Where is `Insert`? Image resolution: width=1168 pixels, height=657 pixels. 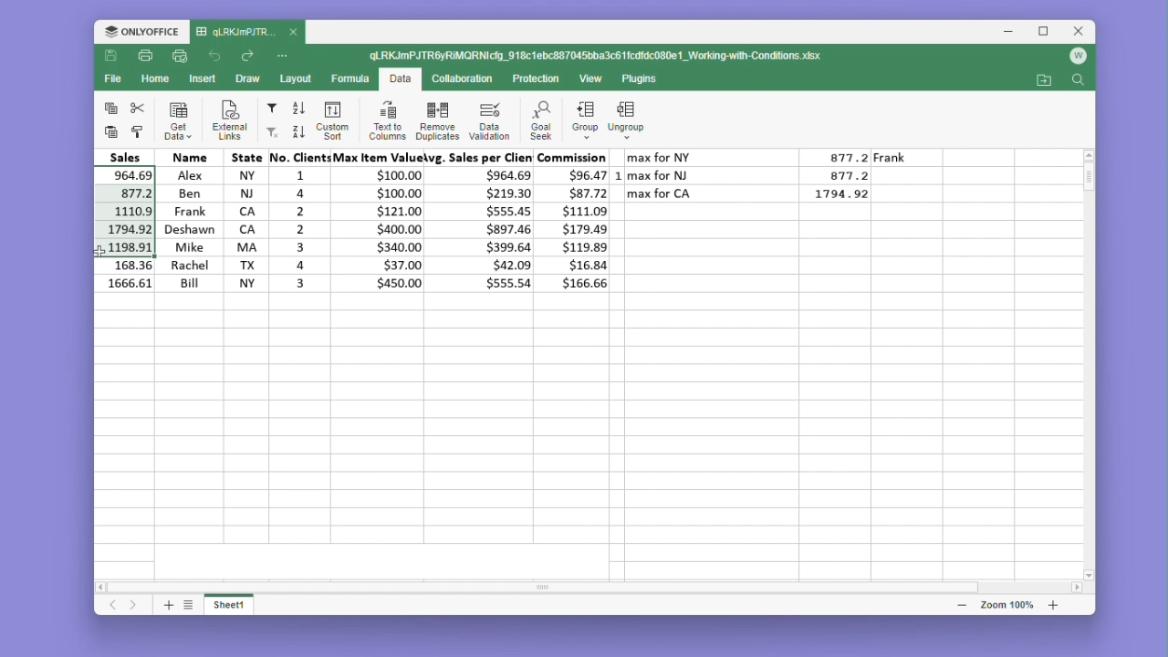
Insert is located at coordinates (203, 78).